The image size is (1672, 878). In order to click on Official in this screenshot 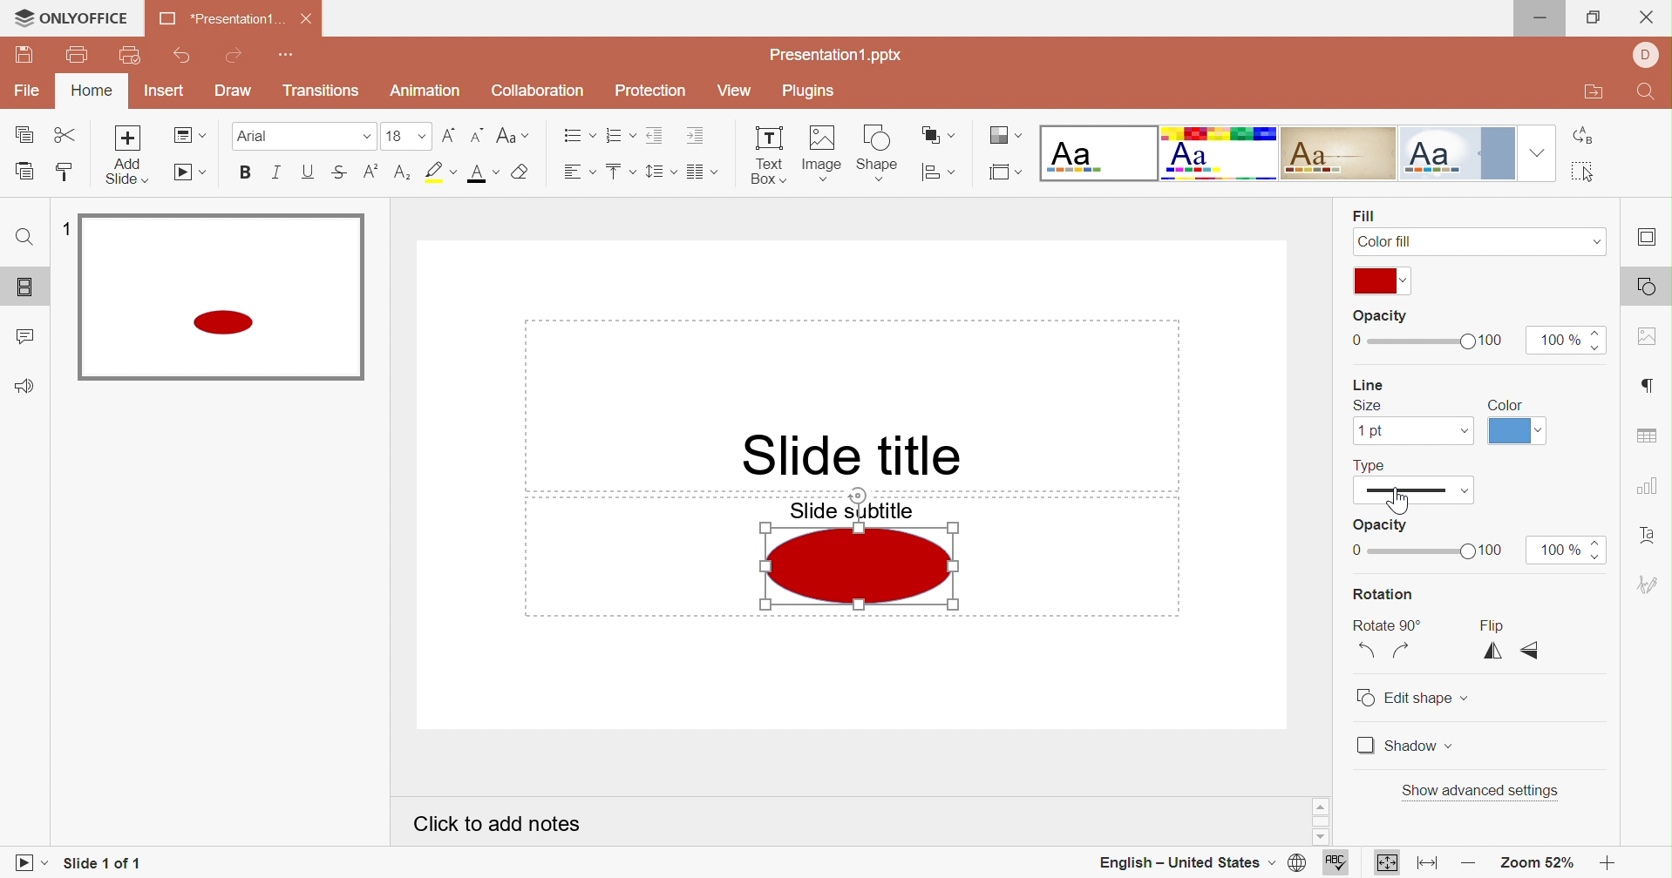, I will do `click(1461, 154)`.